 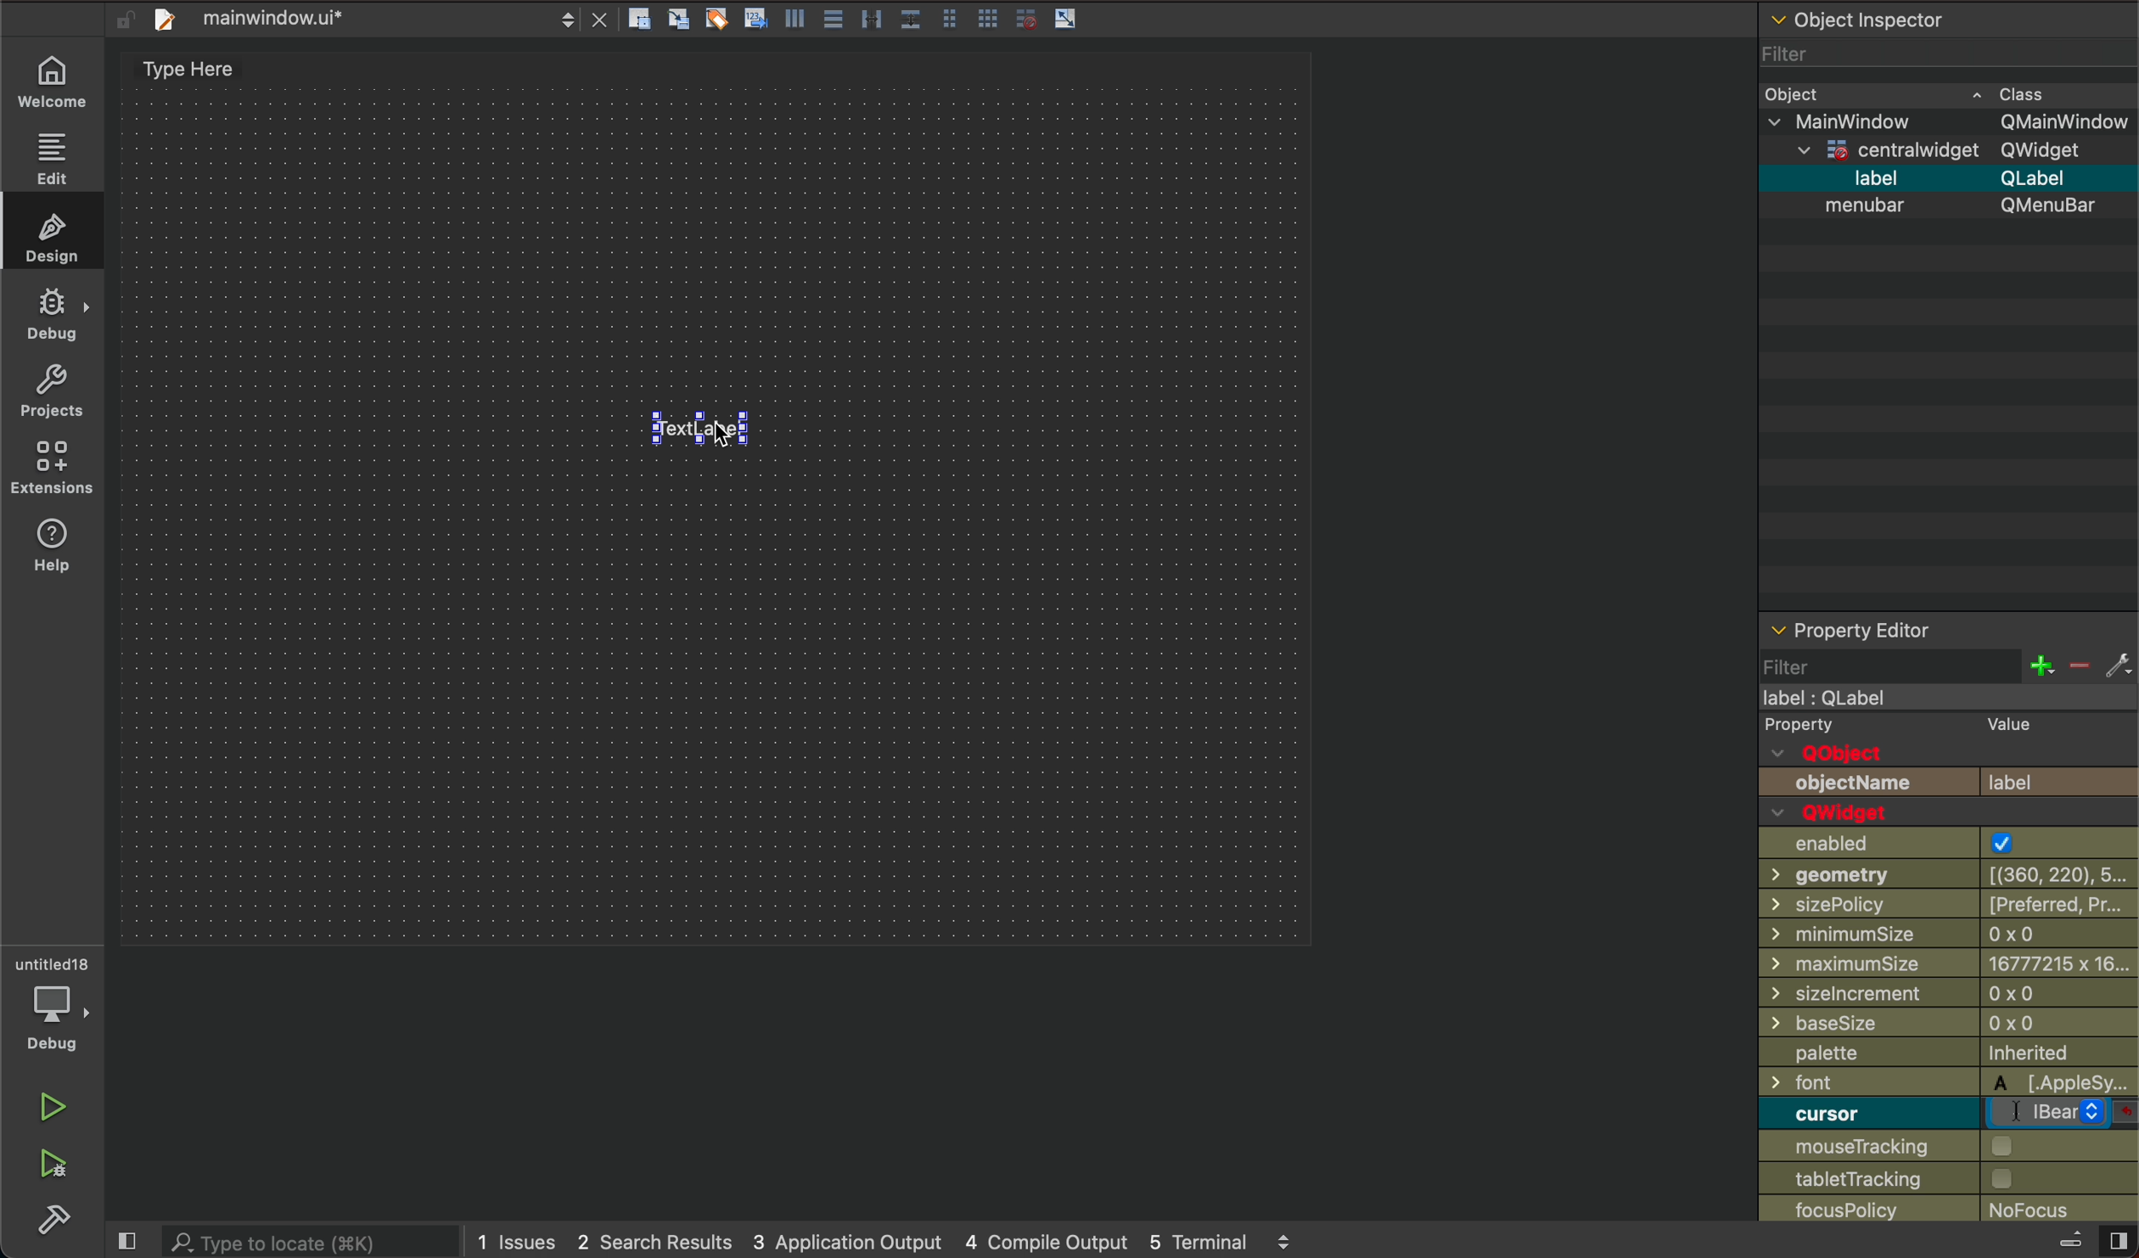 What do you see at coordinates (51, 469) in the screenshot?
I see `extensions` at bounding box center [51, 469].